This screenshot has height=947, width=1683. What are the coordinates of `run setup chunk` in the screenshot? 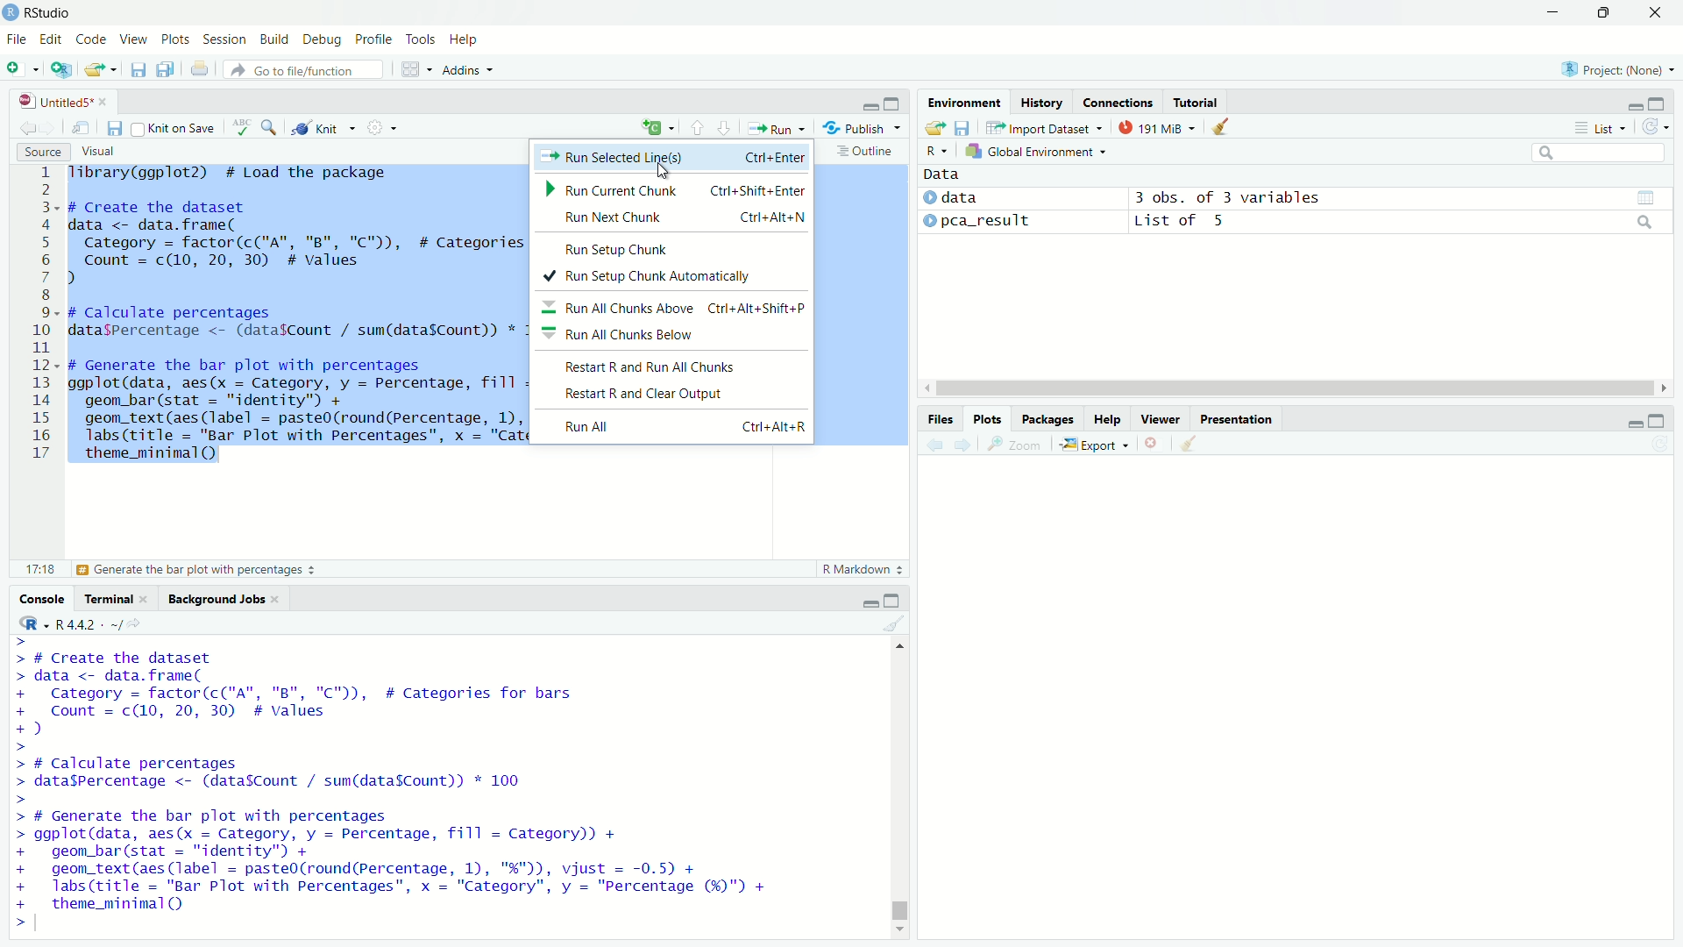 It's located at (675, 246).